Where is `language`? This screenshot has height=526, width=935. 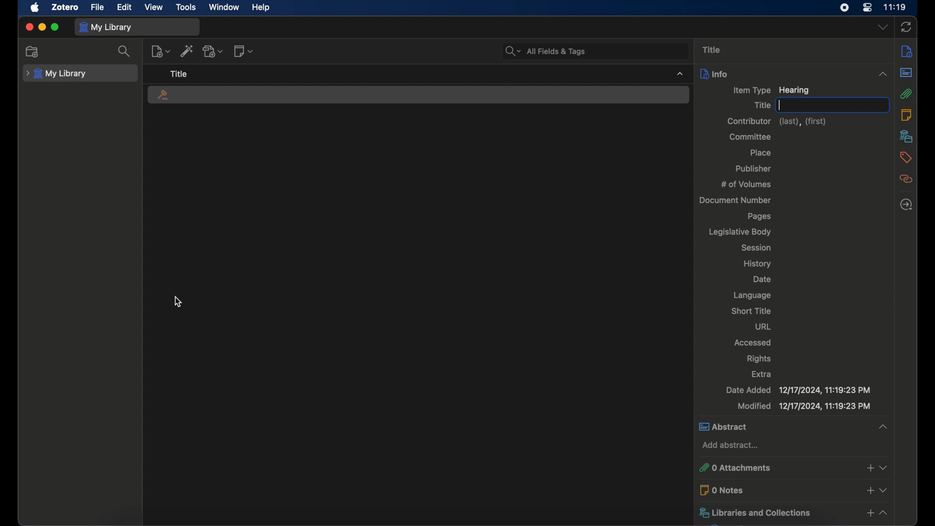
language is located at coordinates (753, 296).